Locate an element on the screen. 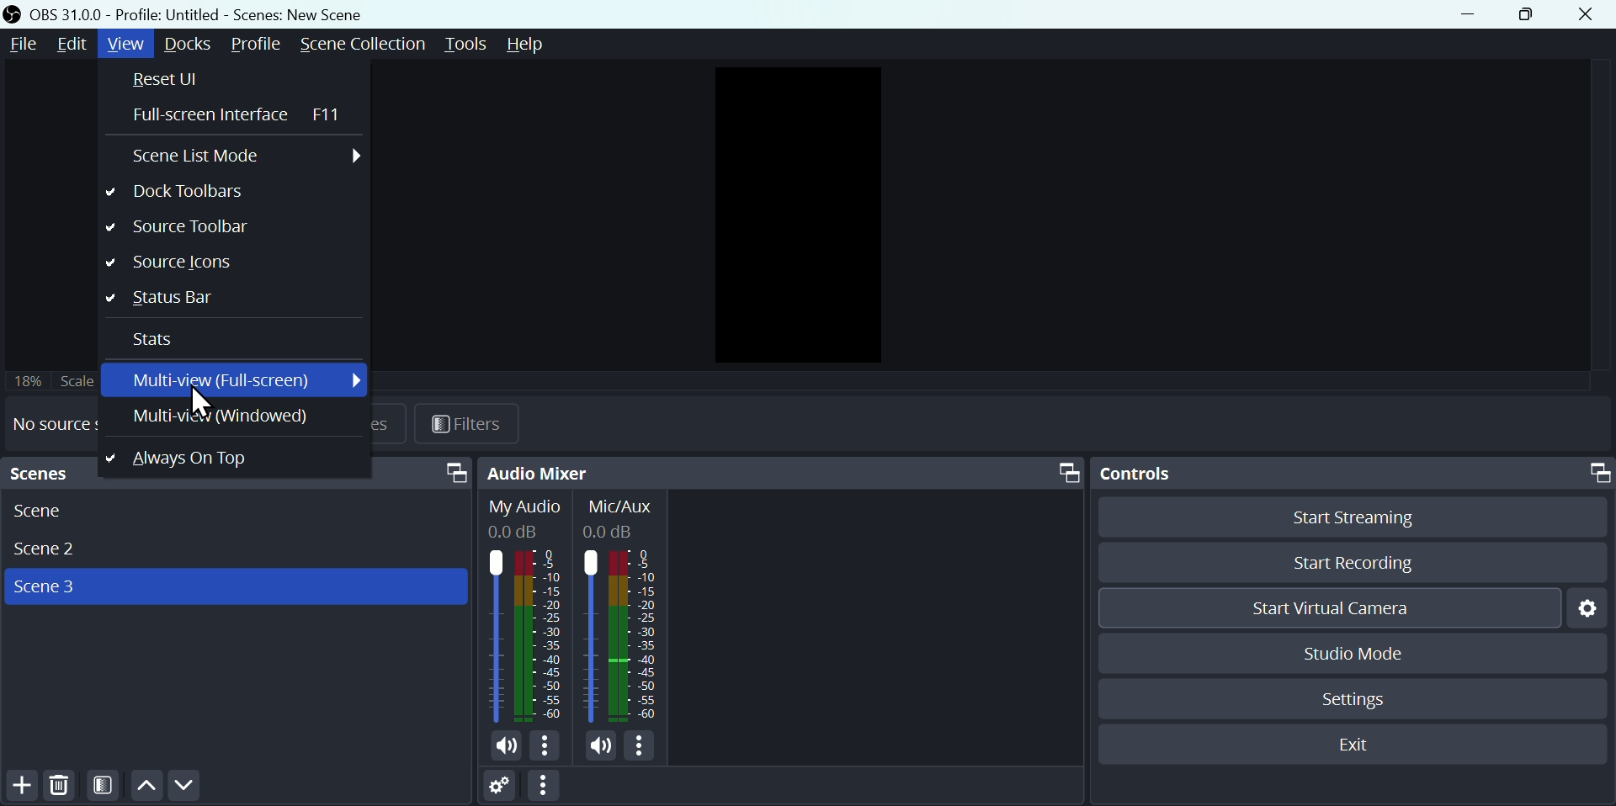 The width and height of the screenshot is (1616, 806). Full screen interface is located at coordinates (230, 113).